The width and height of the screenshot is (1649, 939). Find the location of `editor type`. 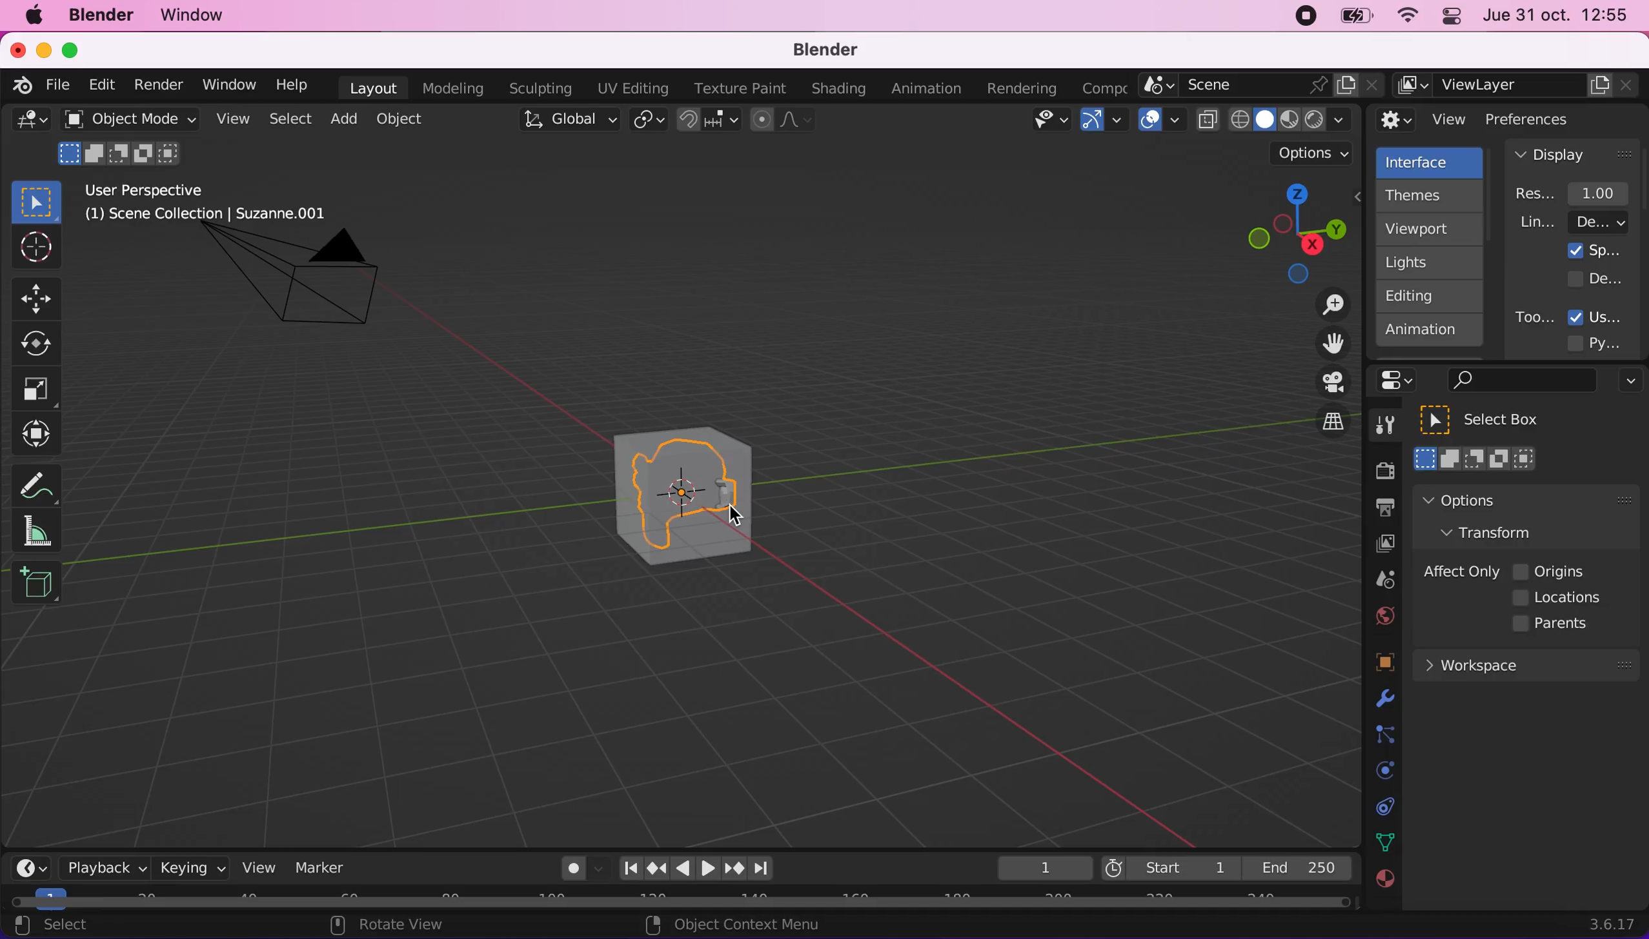

editor type is located at coordinates (26, 858).